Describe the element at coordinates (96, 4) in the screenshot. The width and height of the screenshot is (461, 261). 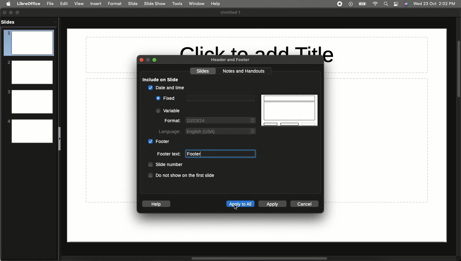
I see `Insert` at that location.